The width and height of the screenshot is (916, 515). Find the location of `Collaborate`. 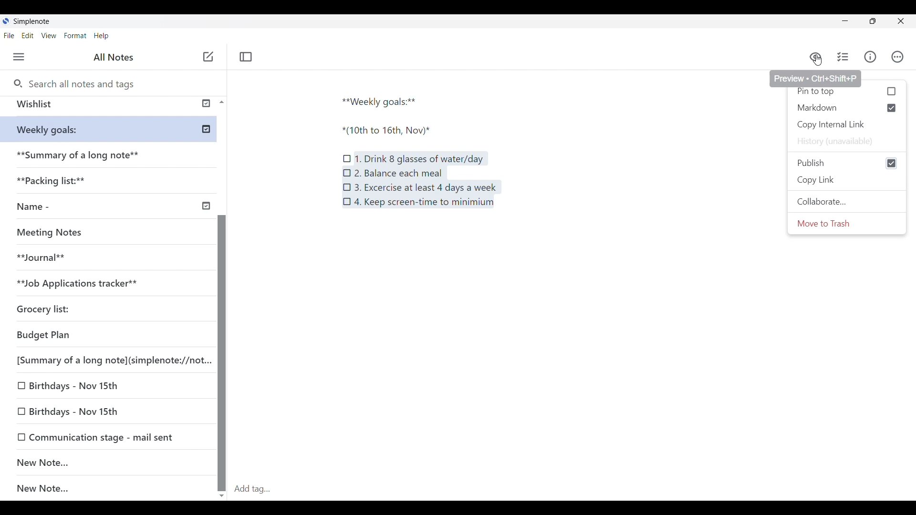

Collaborate is located at coordinates (821, 204).